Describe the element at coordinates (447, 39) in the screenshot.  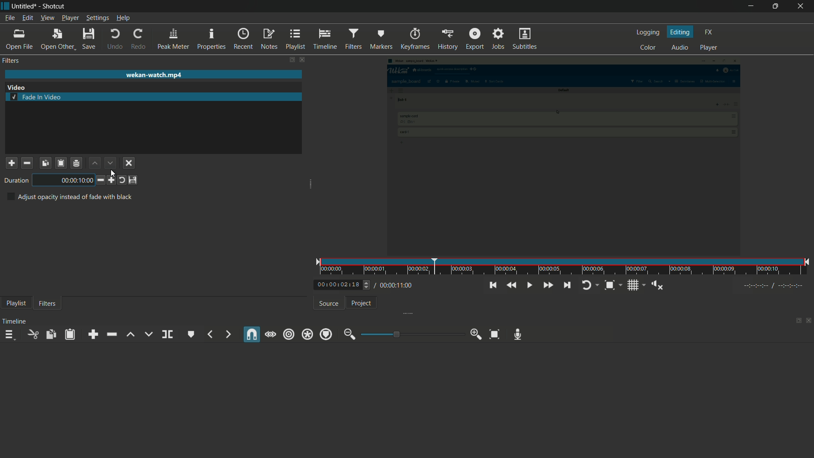
I see `history` at that location.